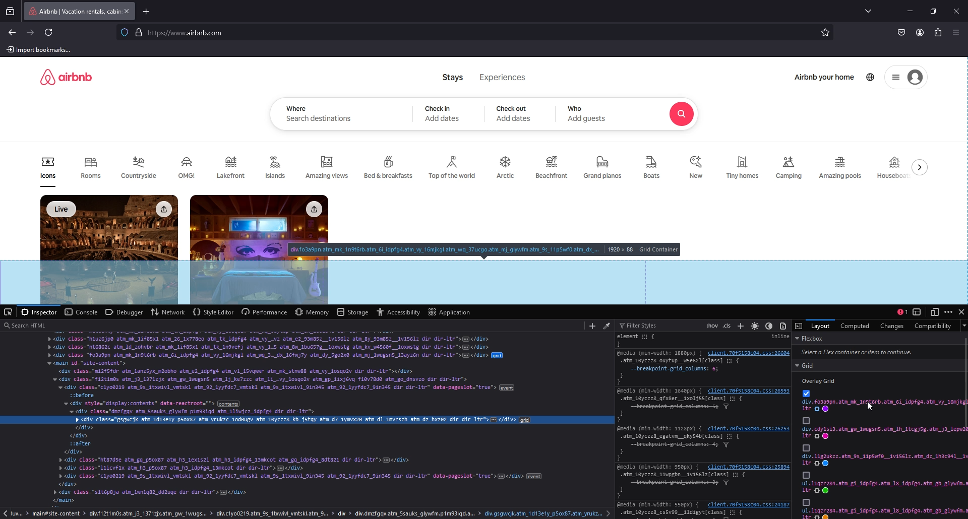  I want to click on Download , so click(162, 209).